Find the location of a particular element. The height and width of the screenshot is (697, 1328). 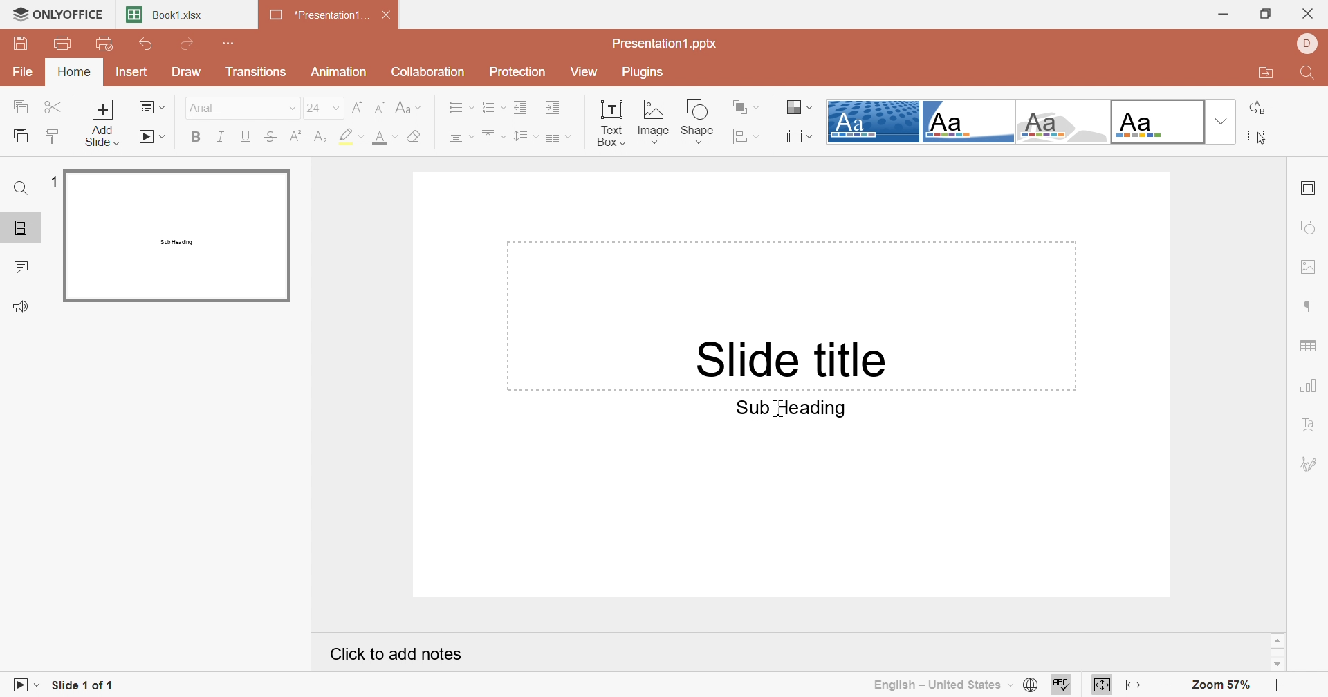

Fit to width is located at coordinates (1133, 682).